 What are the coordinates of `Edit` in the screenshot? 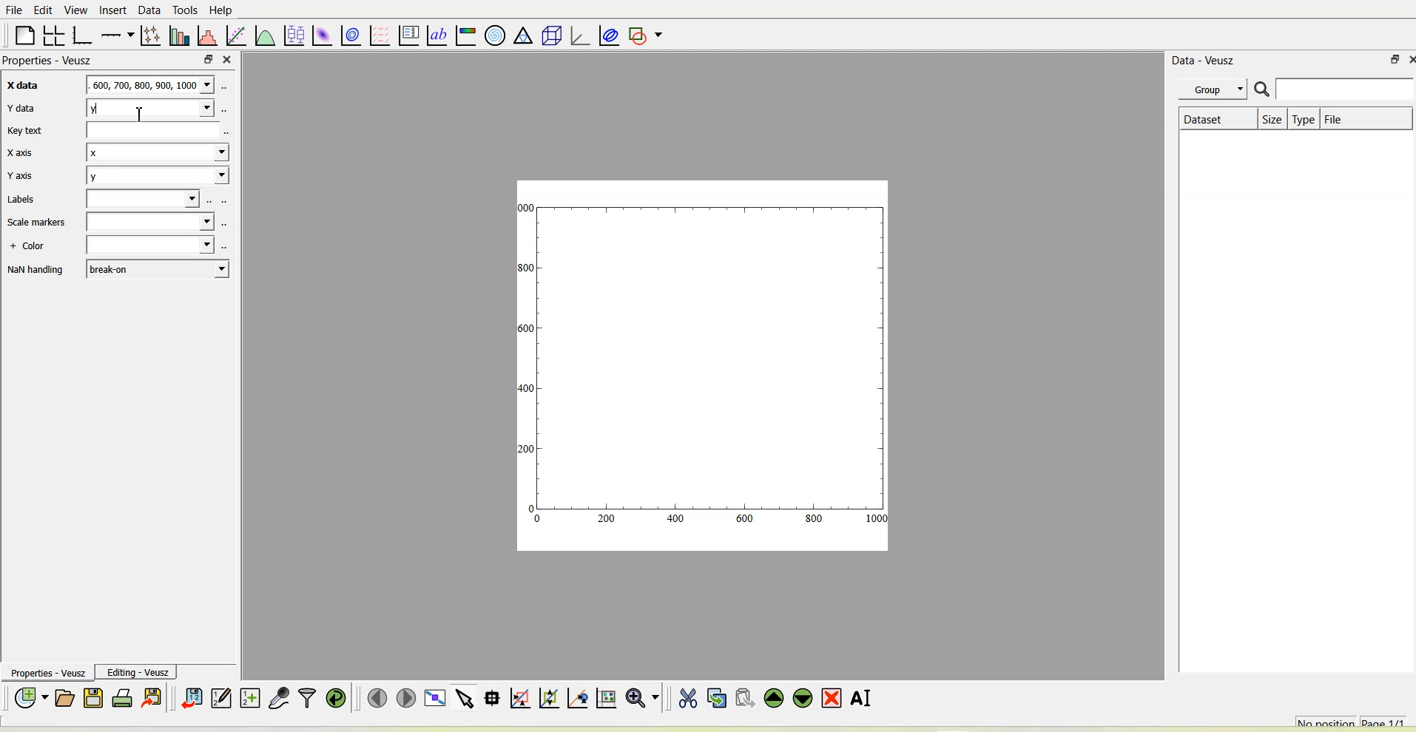 It's located at (44, 11).